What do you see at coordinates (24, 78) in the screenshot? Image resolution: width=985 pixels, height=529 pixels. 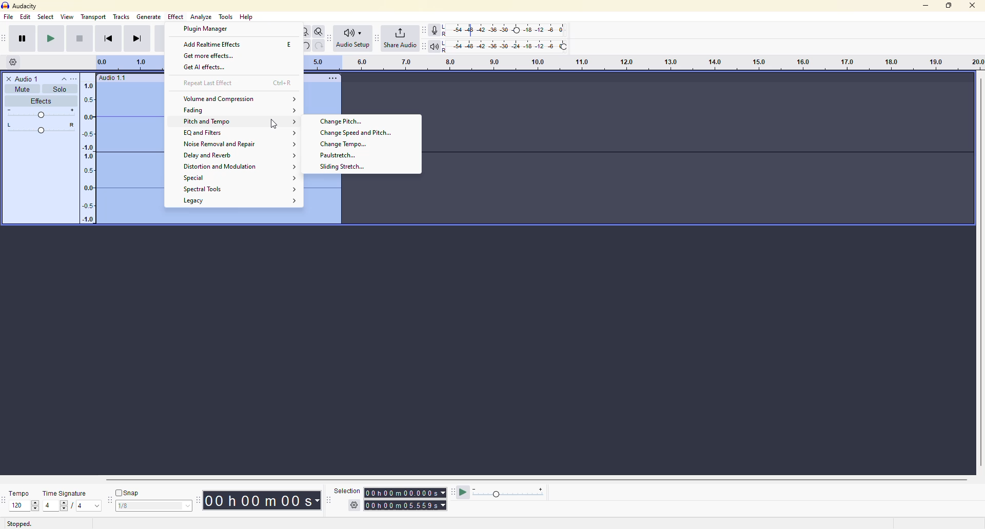 I see `audio 1` at bounding box center [24, 78].